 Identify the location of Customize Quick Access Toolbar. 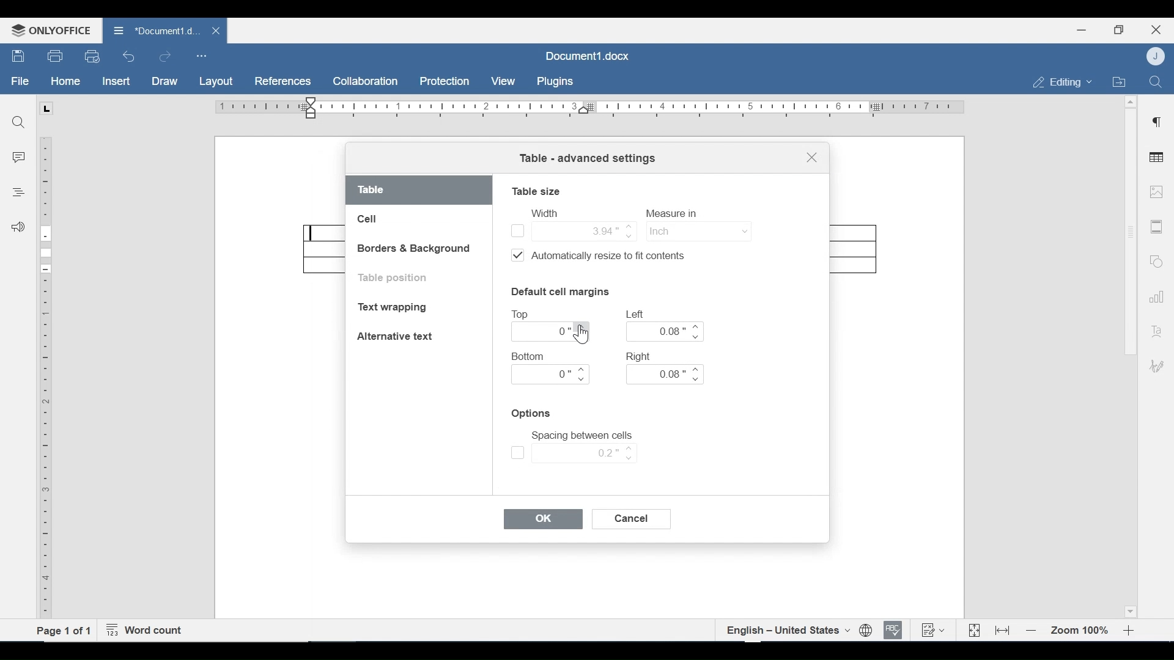
(201, 56).